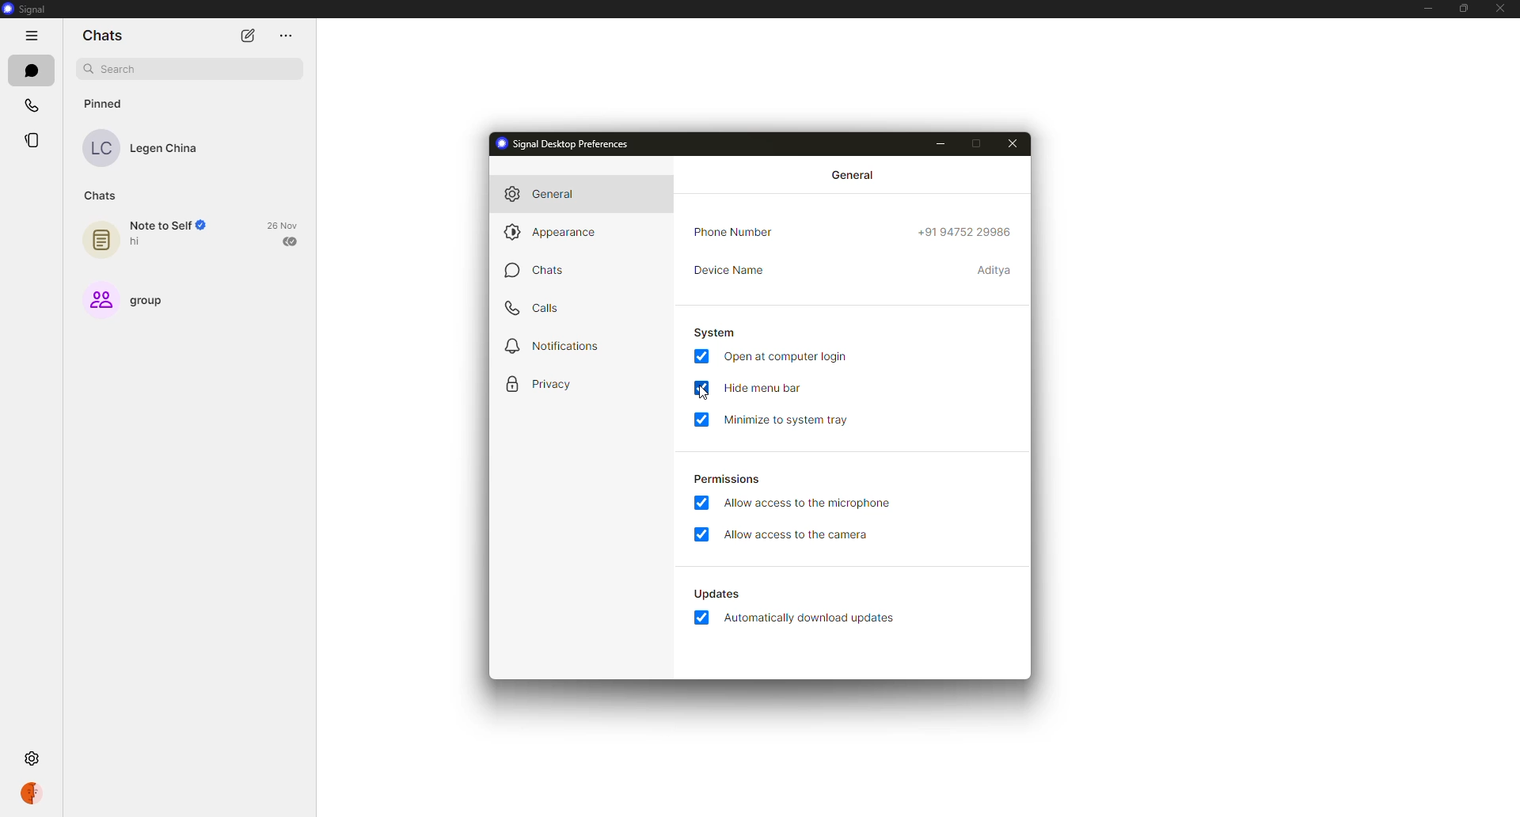  I want to click on close, so click(1499, 8).